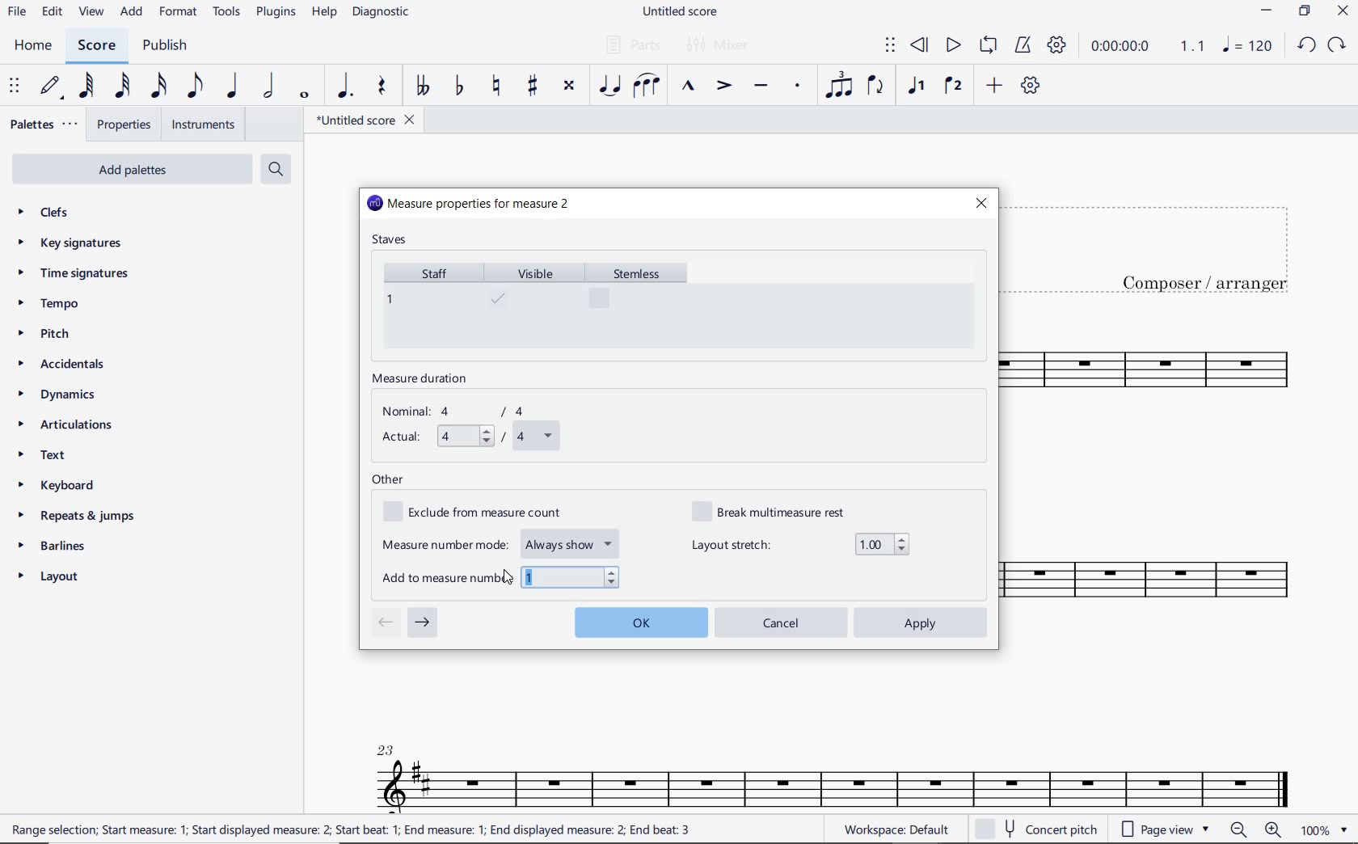 The image size is (1358, 844). I want to click on CLOSE, so click(1343, 13).